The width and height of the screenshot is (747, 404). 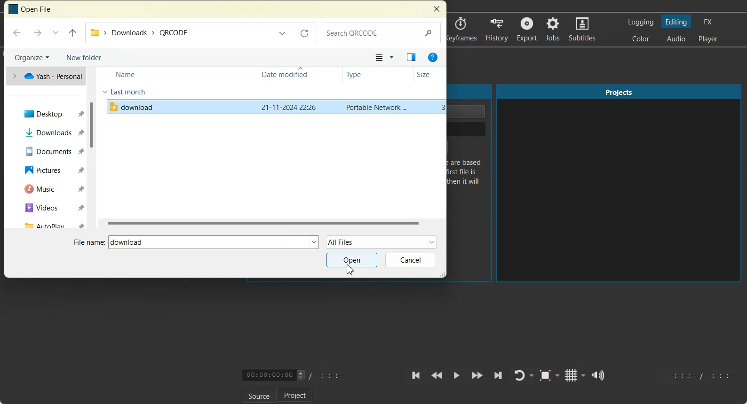 What do you see at coordinates (49, 223) in the screenshot?
I see `Autoplay` at bounding box center [49, 223].